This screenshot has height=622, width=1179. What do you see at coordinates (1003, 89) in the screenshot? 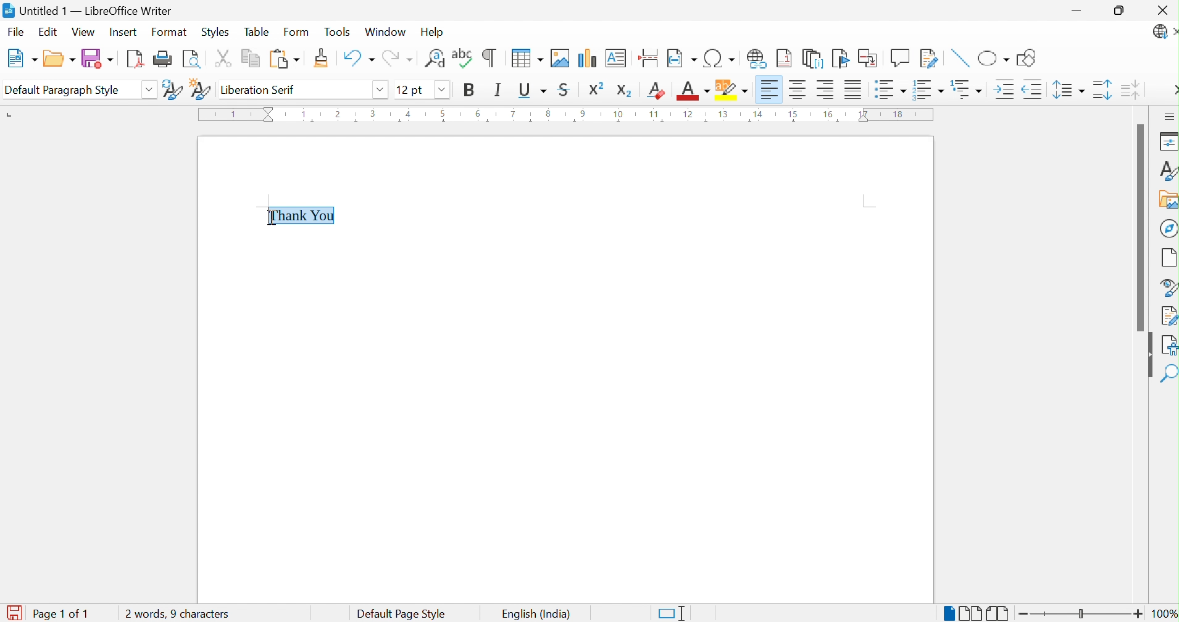
I see `Increase Indent` at bounding box center [1003, 89].